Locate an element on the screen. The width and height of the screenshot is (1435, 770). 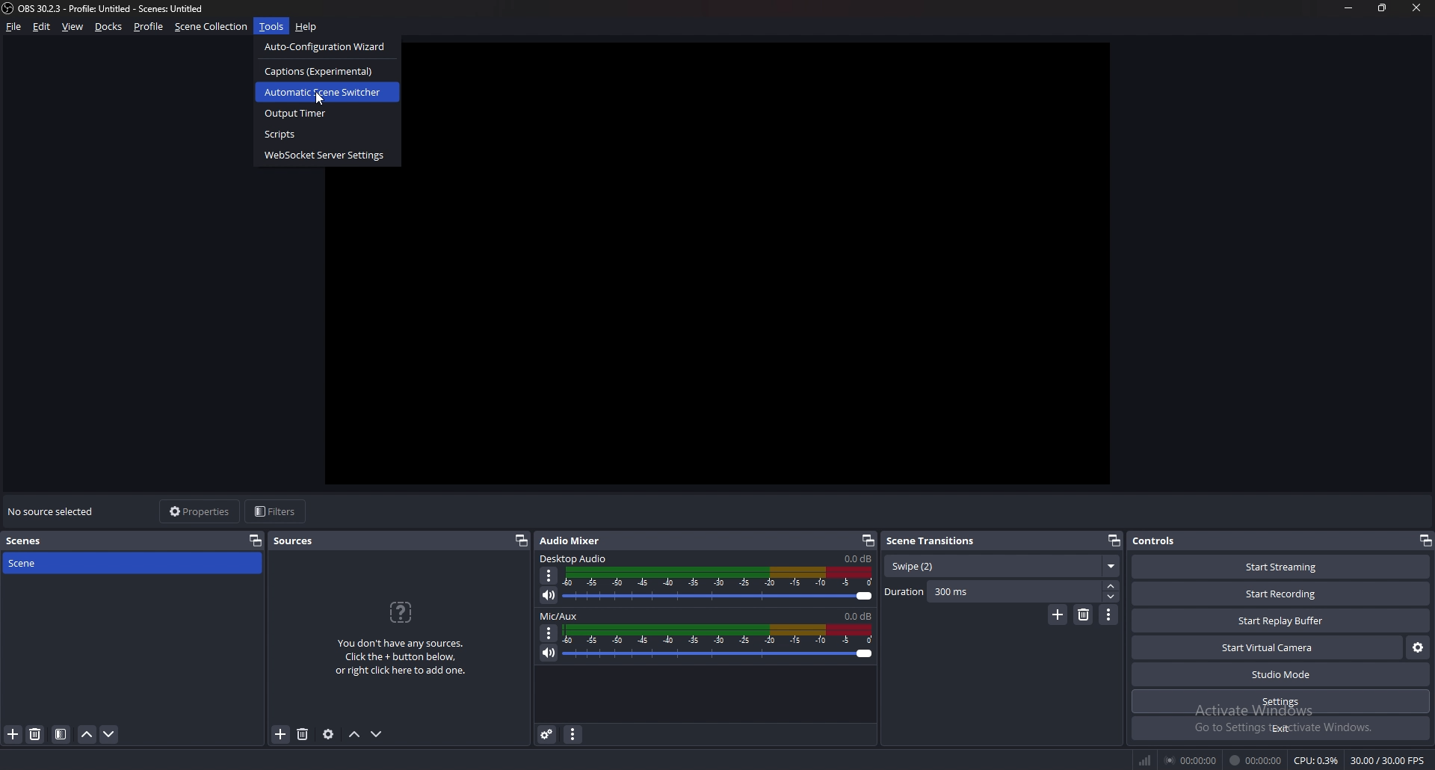
properties is located at coordinates (201, 511).